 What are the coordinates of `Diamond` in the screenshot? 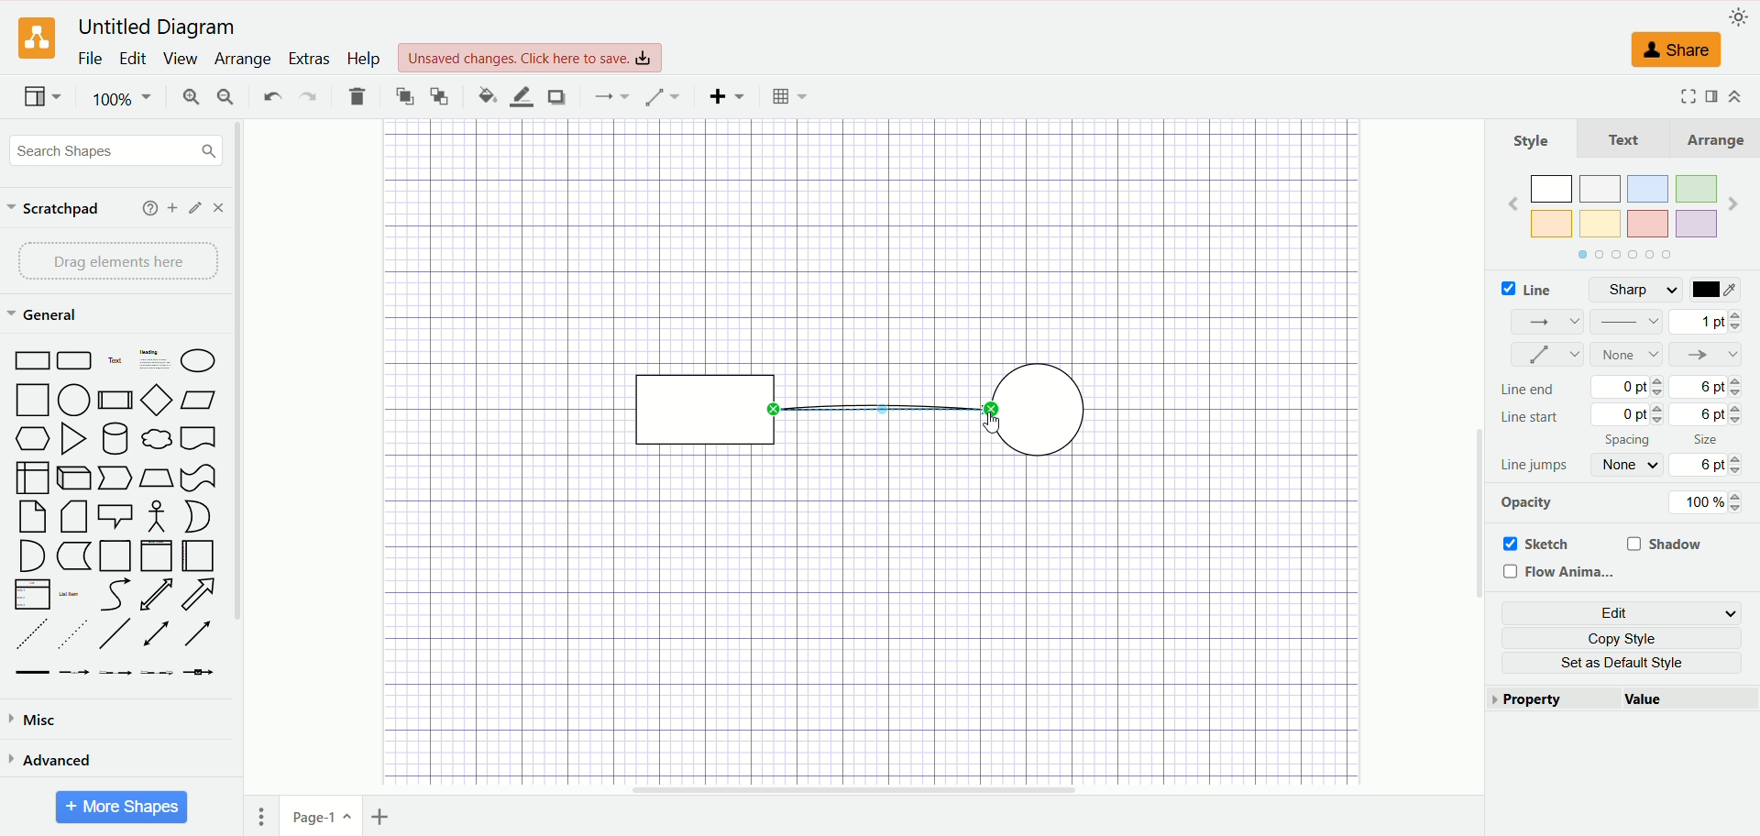 It's located at (158, 401).